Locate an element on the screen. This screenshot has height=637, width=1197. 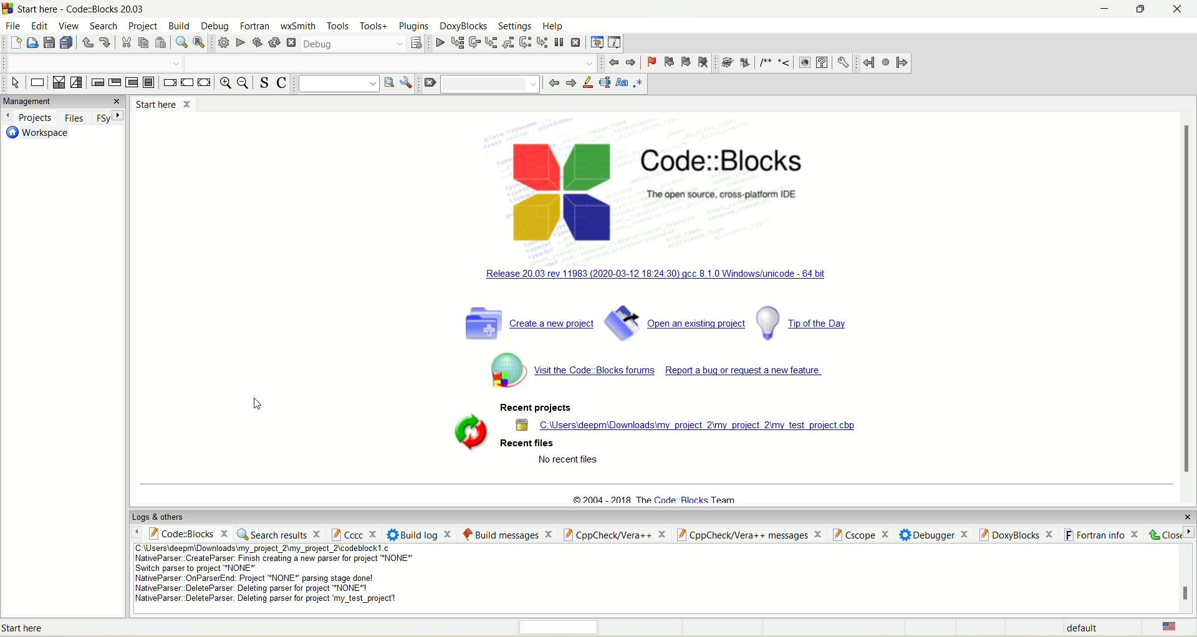
match case is located at coordinates (622, 83).